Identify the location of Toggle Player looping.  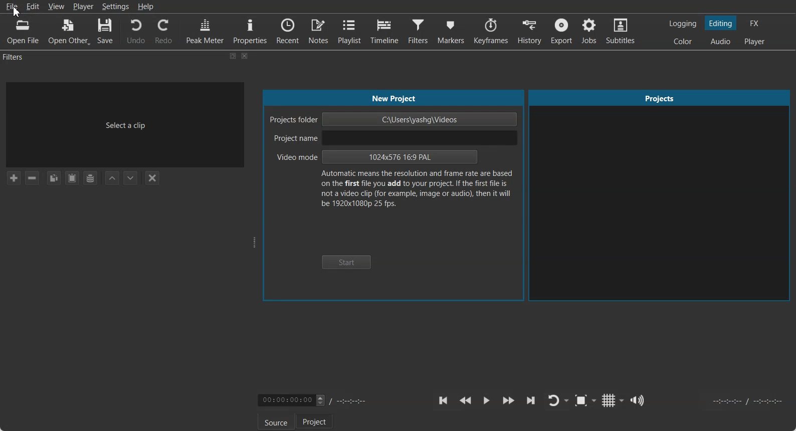
(558, 401).